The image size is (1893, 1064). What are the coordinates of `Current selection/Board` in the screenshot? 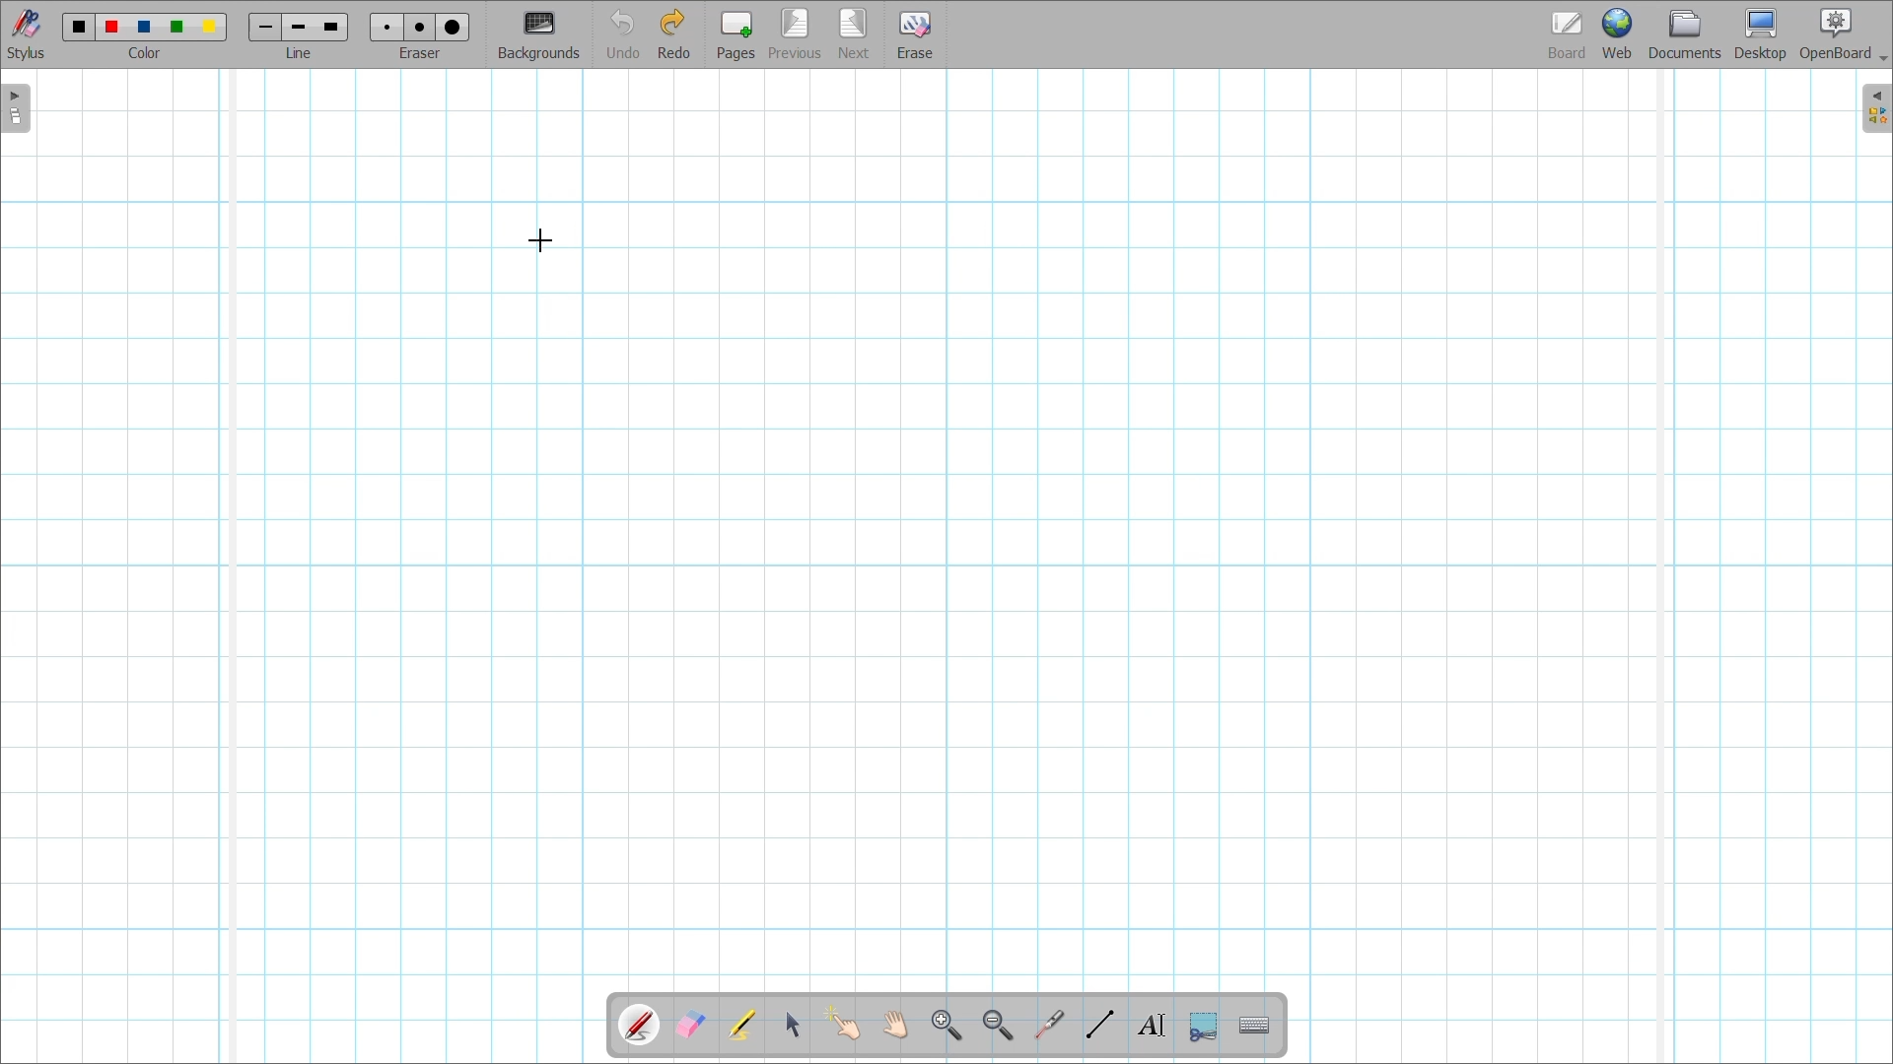 It's located at (1568, 33).